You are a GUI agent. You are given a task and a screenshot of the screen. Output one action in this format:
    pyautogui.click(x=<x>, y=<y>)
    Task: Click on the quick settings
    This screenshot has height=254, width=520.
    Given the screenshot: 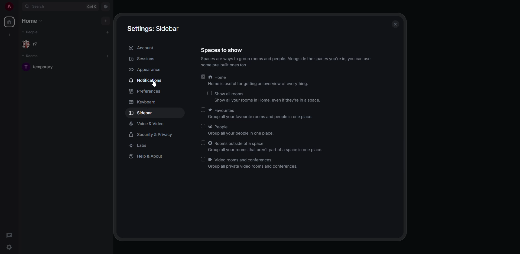 What is the action you would take?
    pyautogui.click(x=9, y=247)
    